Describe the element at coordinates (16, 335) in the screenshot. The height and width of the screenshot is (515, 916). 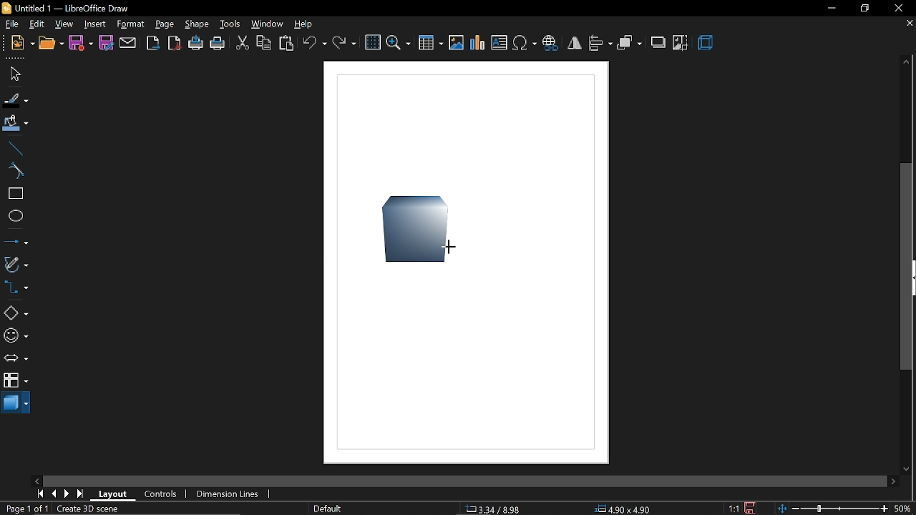
I see `symbol shapes` at that location.